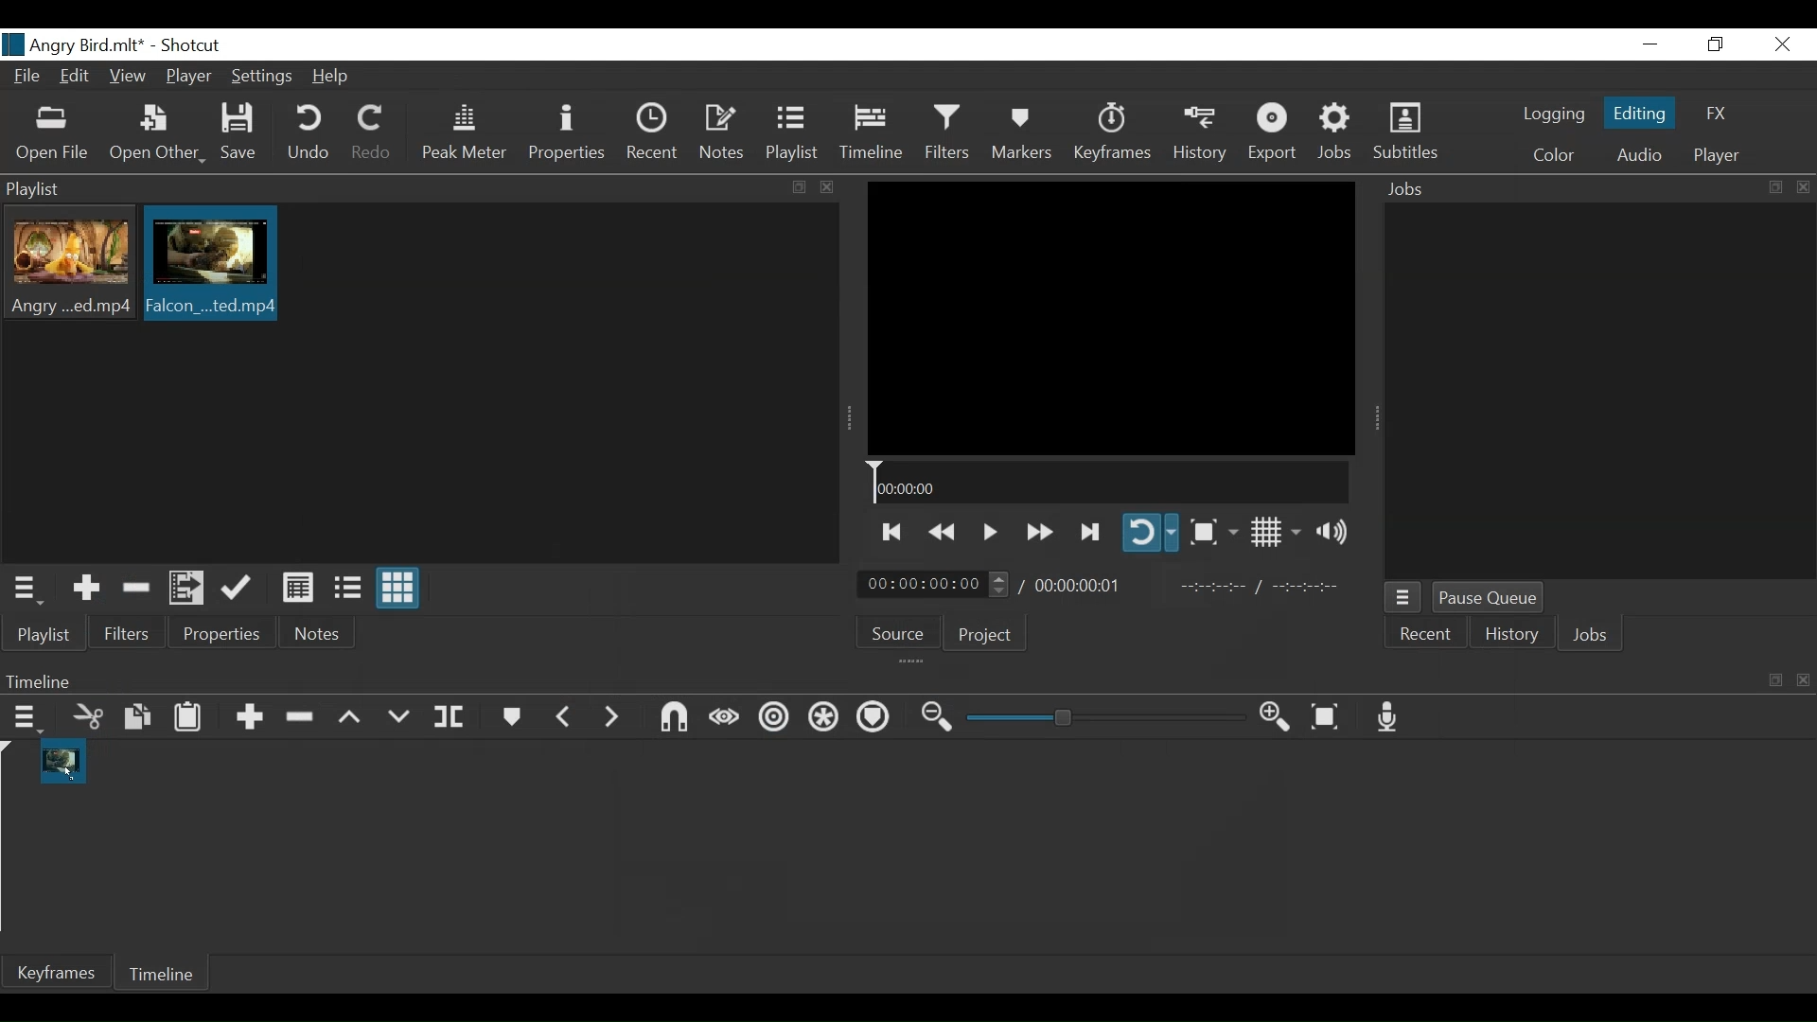 This screenshot has height=1022, width=1817. I want to click on Ripple all tracks, so click(824, 719).